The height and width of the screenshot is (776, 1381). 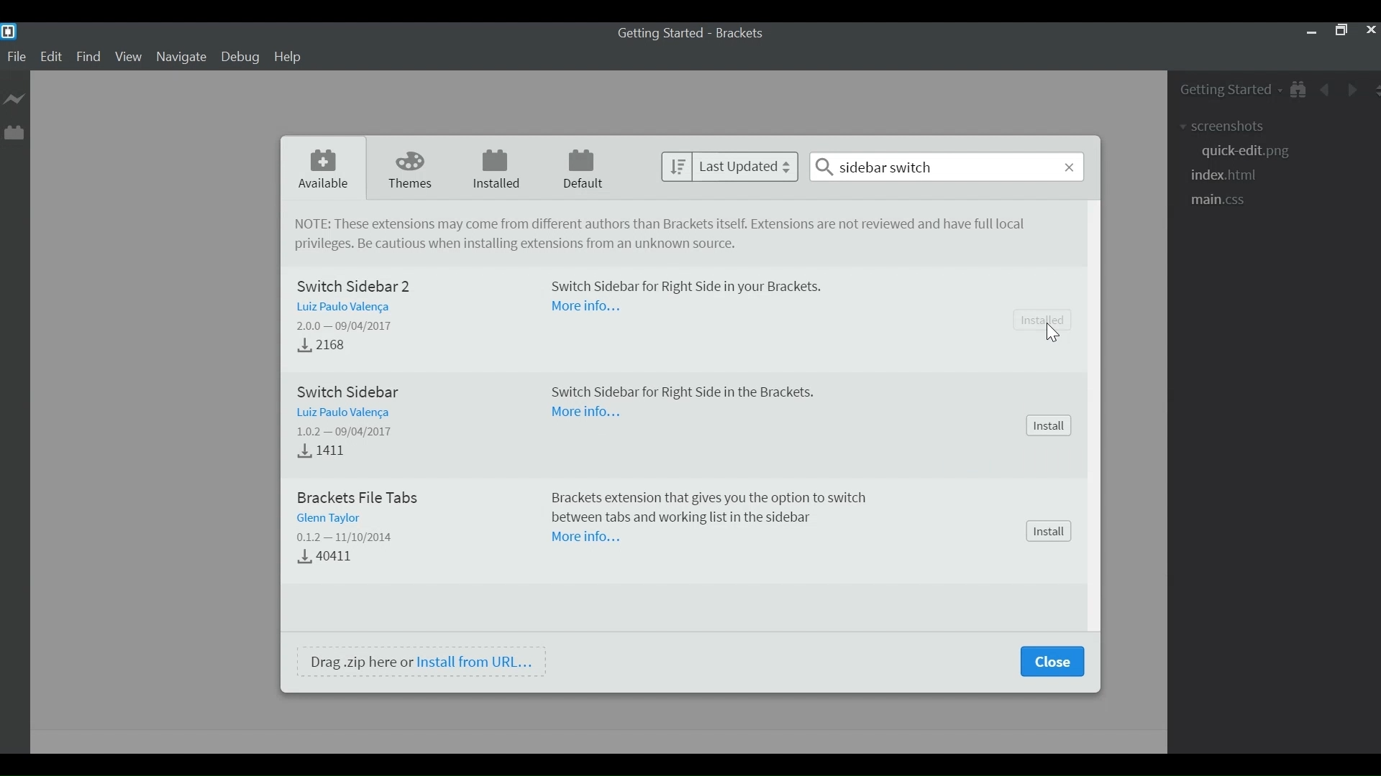 What do you see at coordinates (347, 307) in the screenshot?
I see `Luiz Paulo Valenca` at bounding box center [347, 307].